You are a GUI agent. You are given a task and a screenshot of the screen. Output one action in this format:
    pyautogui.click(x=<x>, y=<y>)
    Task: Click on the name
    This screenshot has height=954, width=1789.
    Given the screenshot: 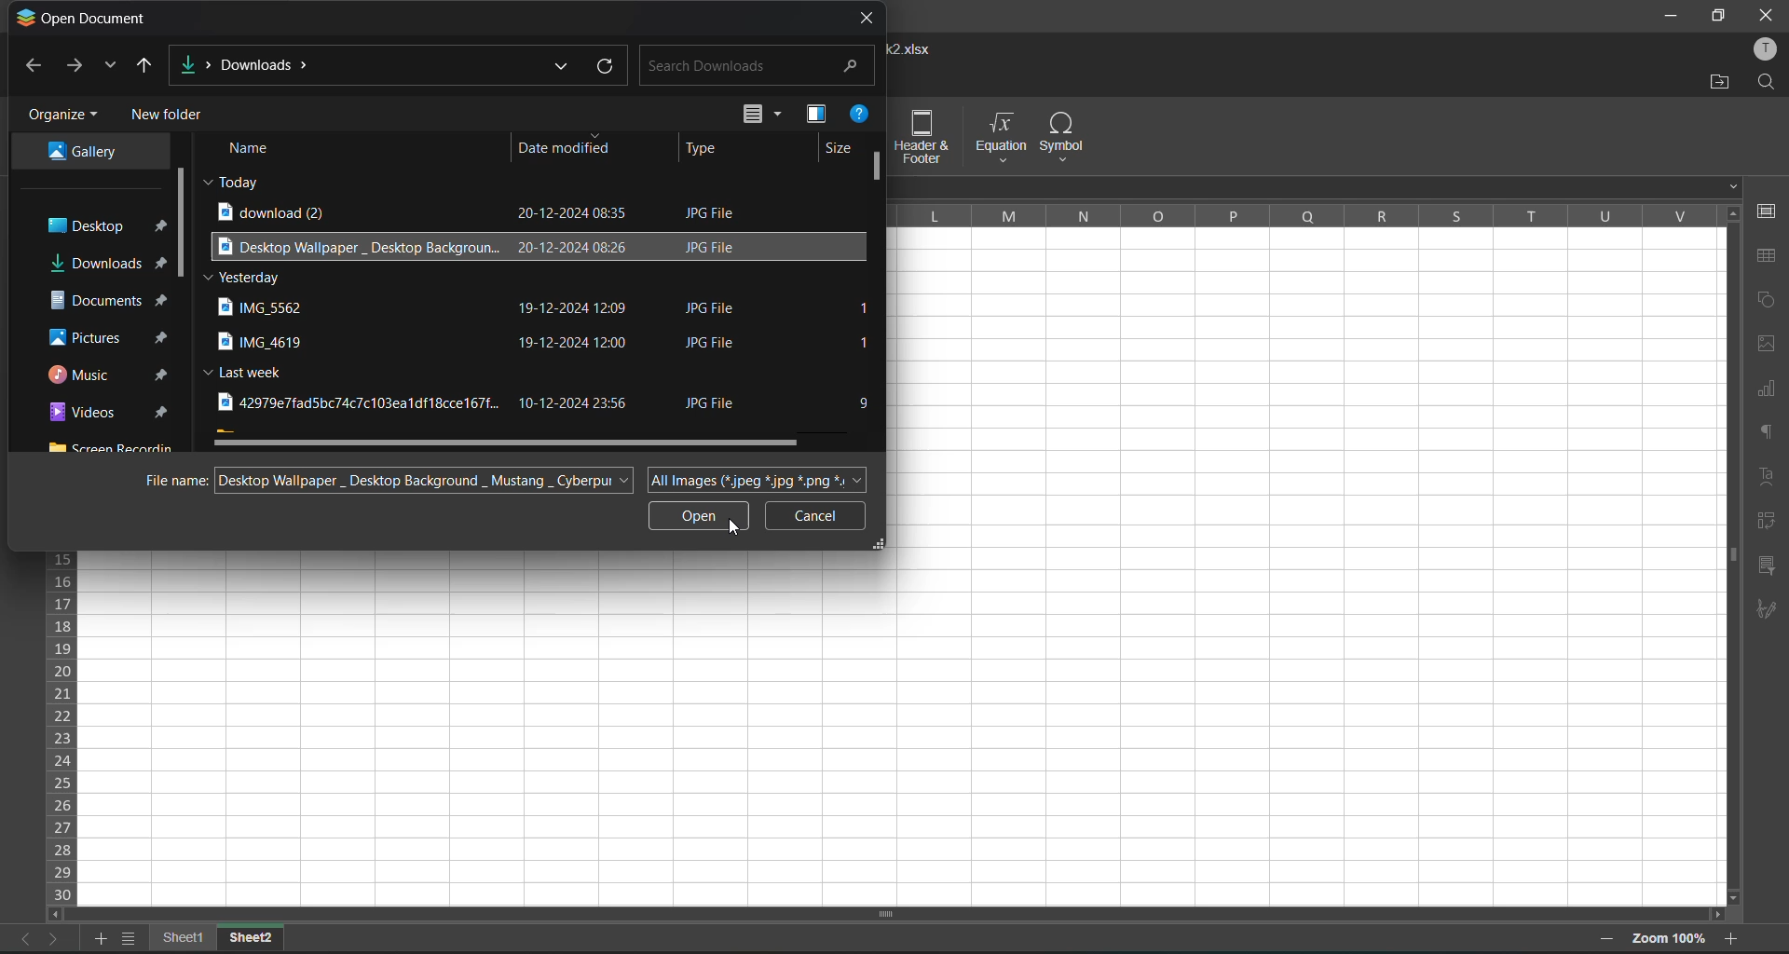 What is the action you would take?
    pyautogui.click(x=253, y=148)
    